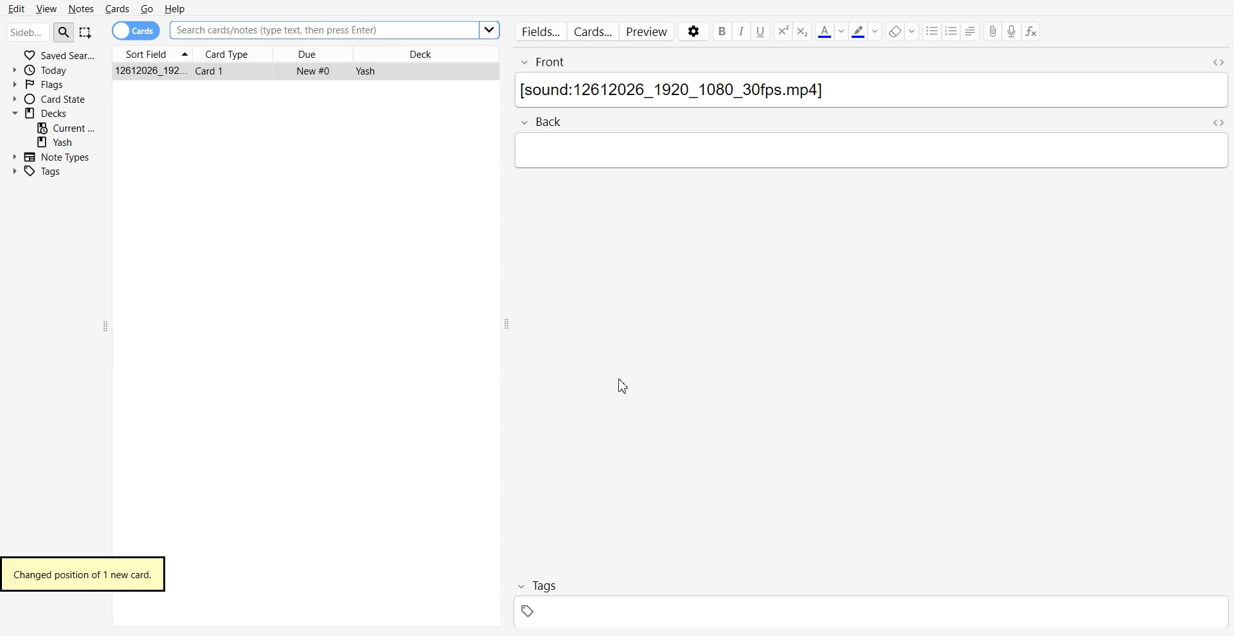 The width and height of the screenshot is (1234, 636). I want to click on Card State, so click(53, 99).